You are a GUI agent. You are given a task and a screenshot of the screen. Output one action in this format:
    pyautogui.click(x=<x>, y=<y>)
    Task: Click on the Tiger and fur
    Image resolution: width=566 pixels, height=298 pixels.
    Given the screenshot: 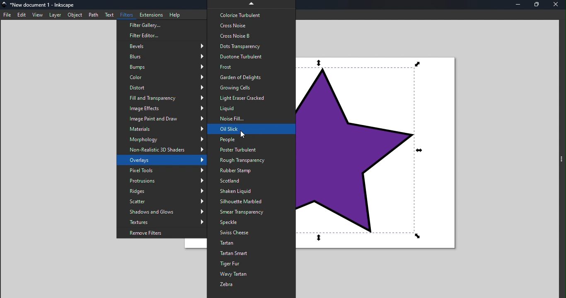 What is the action you would take?
    pyautogui.click(x=252, y=264)
    